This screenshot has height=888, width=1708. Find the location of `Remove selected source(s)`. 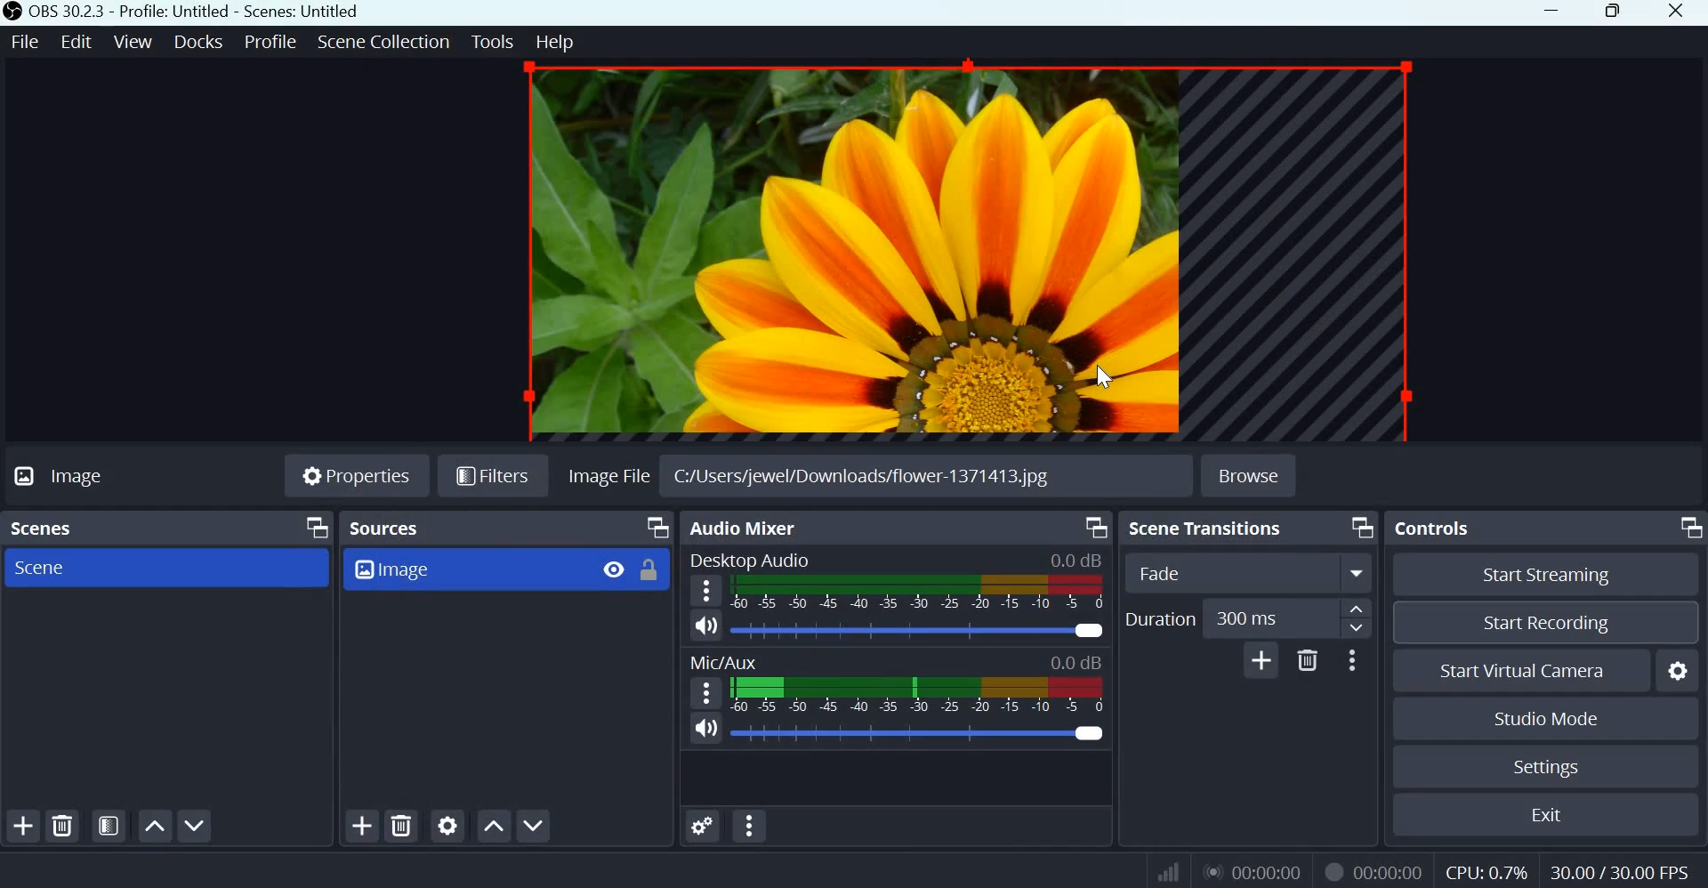

Remove selected source(s) is located at coordinates (403, 823).